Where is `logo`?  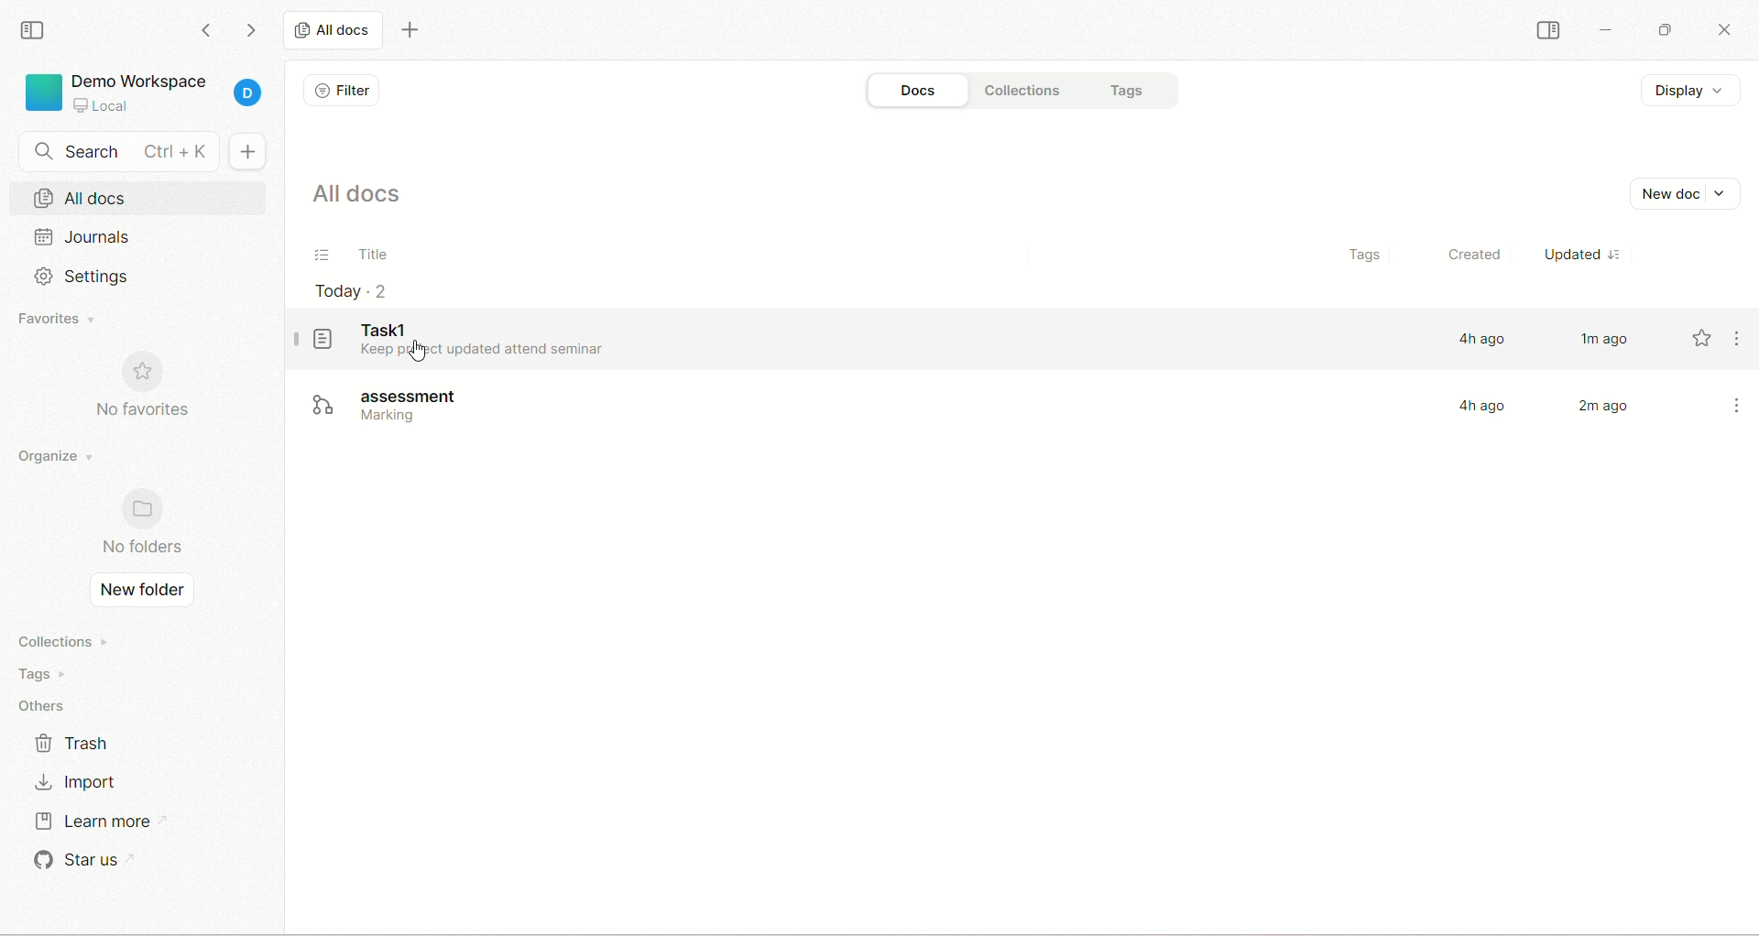
logo is located at coordinates (41, 92).